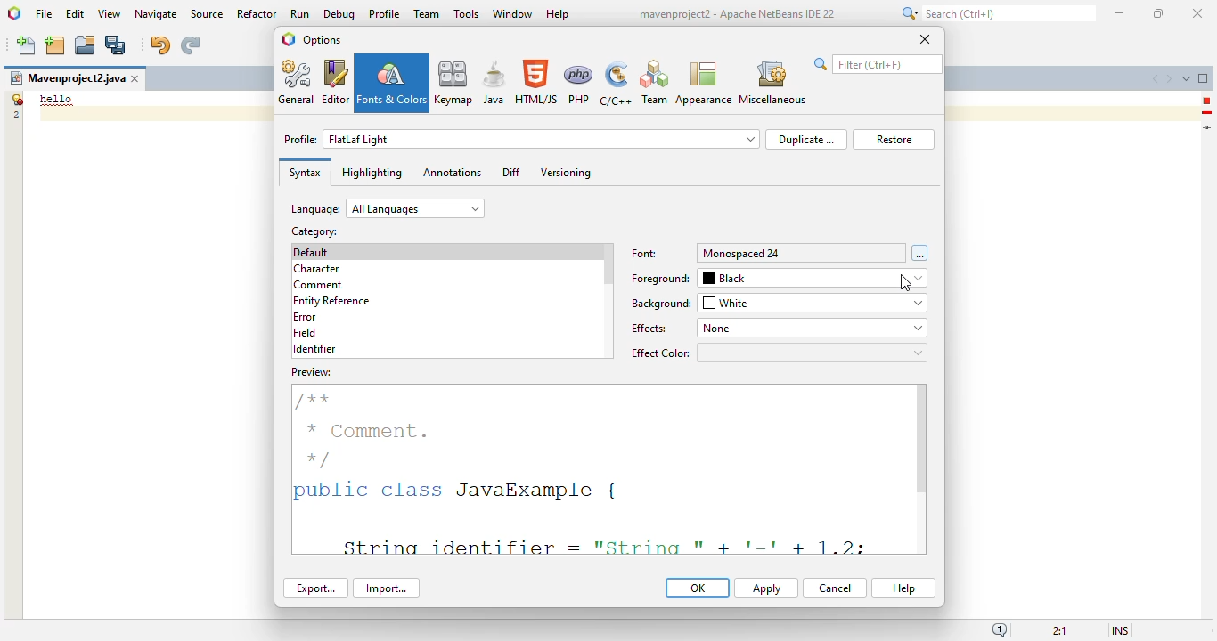 This screenshot has height=641, width=1217. What do you see at coordinates (537, 82) in the screenshot?
I see `HTML/JS` at bounding box center [537, 82].